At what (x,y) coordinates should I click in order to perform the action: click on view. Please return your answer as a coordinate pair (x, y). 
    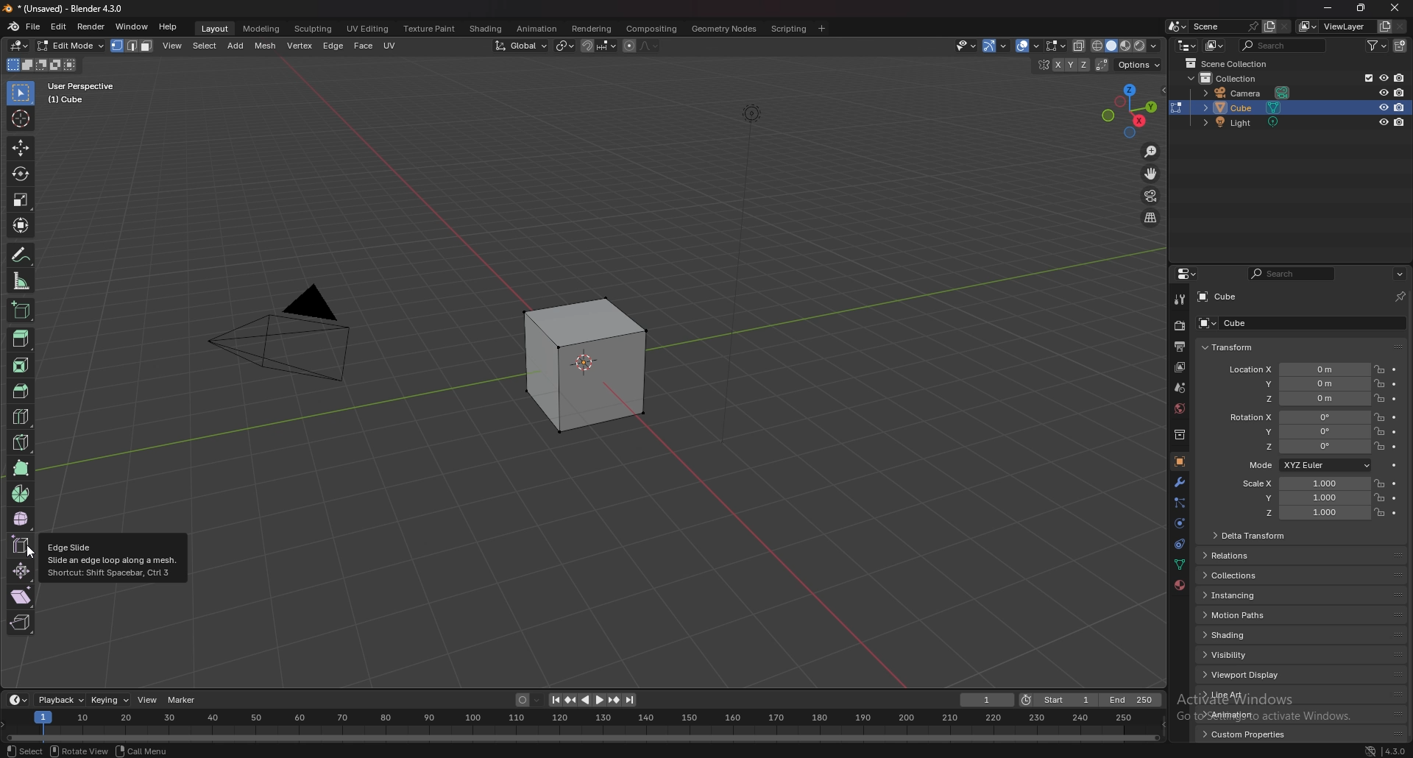
    Looking at the image, I should click on (147, 698).